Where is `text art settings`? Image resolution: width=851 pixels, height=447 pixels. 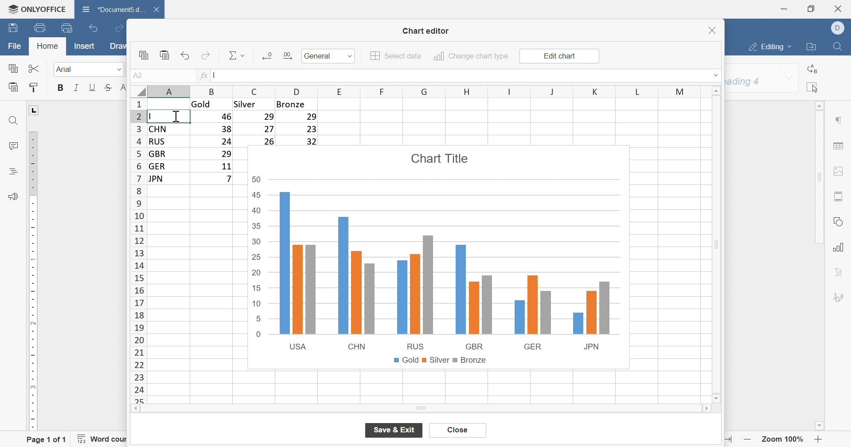 text art settings is located at coordinates (838, 272).